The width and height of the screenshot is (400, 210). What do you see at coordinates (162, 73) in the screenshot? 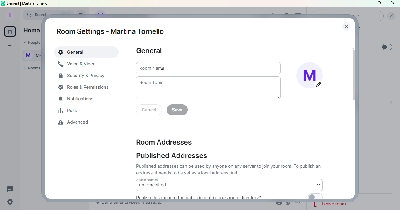
I see `cursor` at bounding box center [162, 73].